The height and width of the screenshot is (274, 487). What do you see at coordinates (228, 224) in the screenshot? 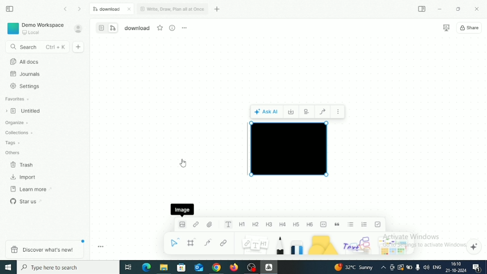
I see `Text` at bounding box center [228, 224].